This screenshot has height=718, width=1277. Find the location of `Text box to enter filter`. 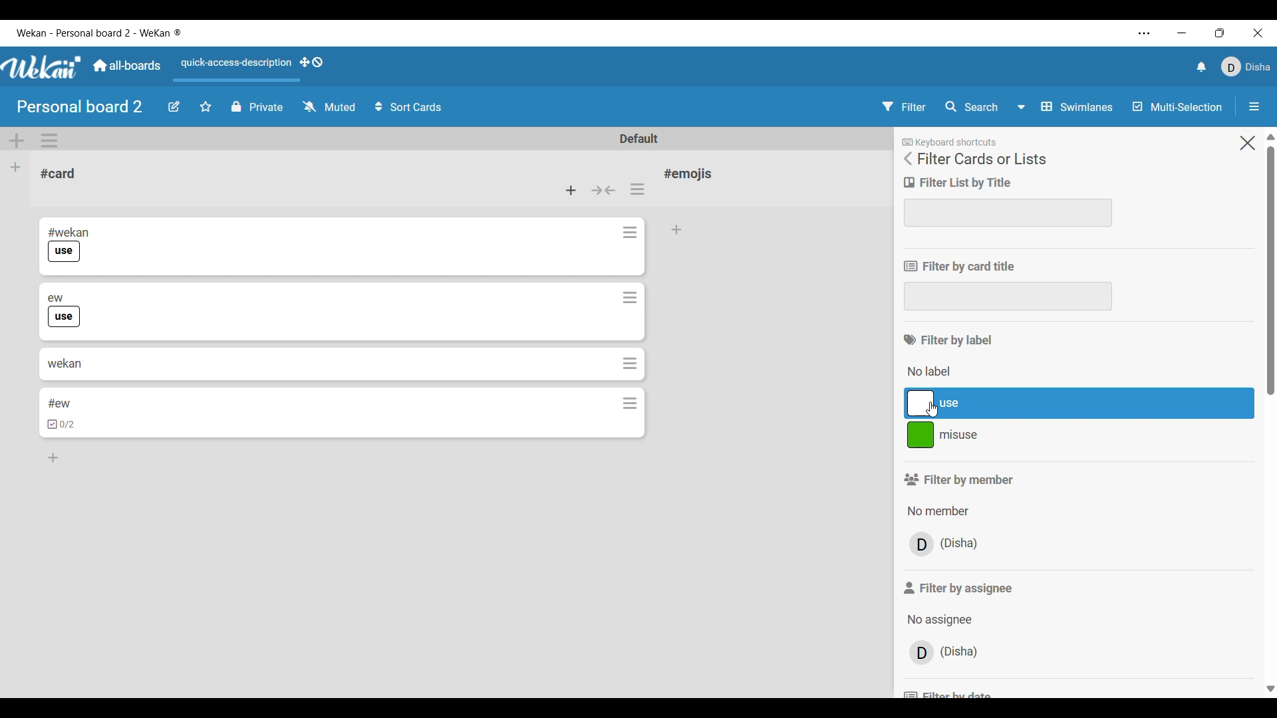

Text box to enter filter is located at coordinates (1009, 213).